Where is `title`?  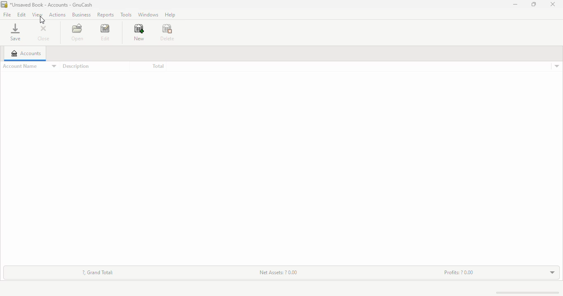 title is located at coordinates (51, 5).